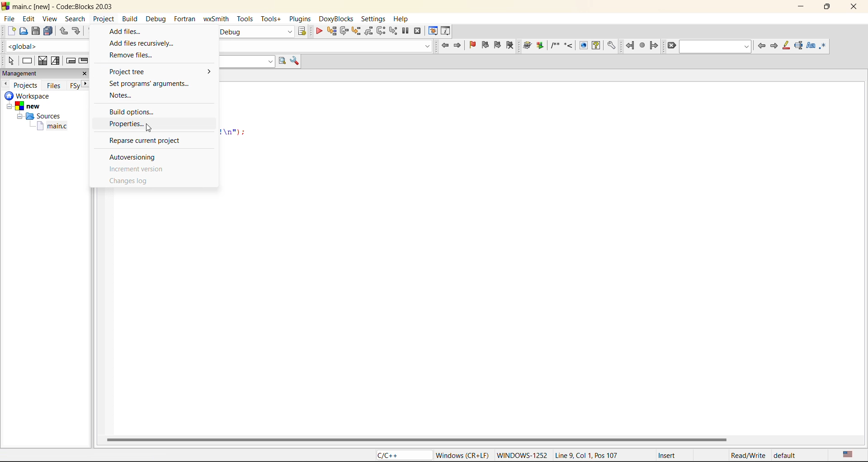  I want to click on tools+, so click(270, 19).